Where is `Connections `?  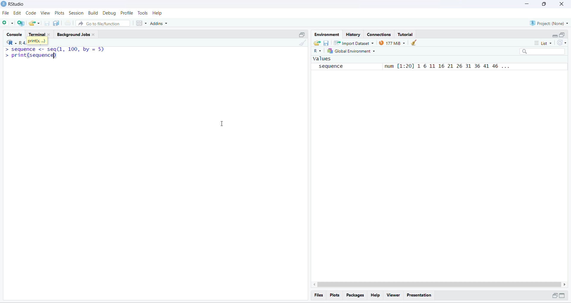
Connections  is located at coordinates (381, 35).